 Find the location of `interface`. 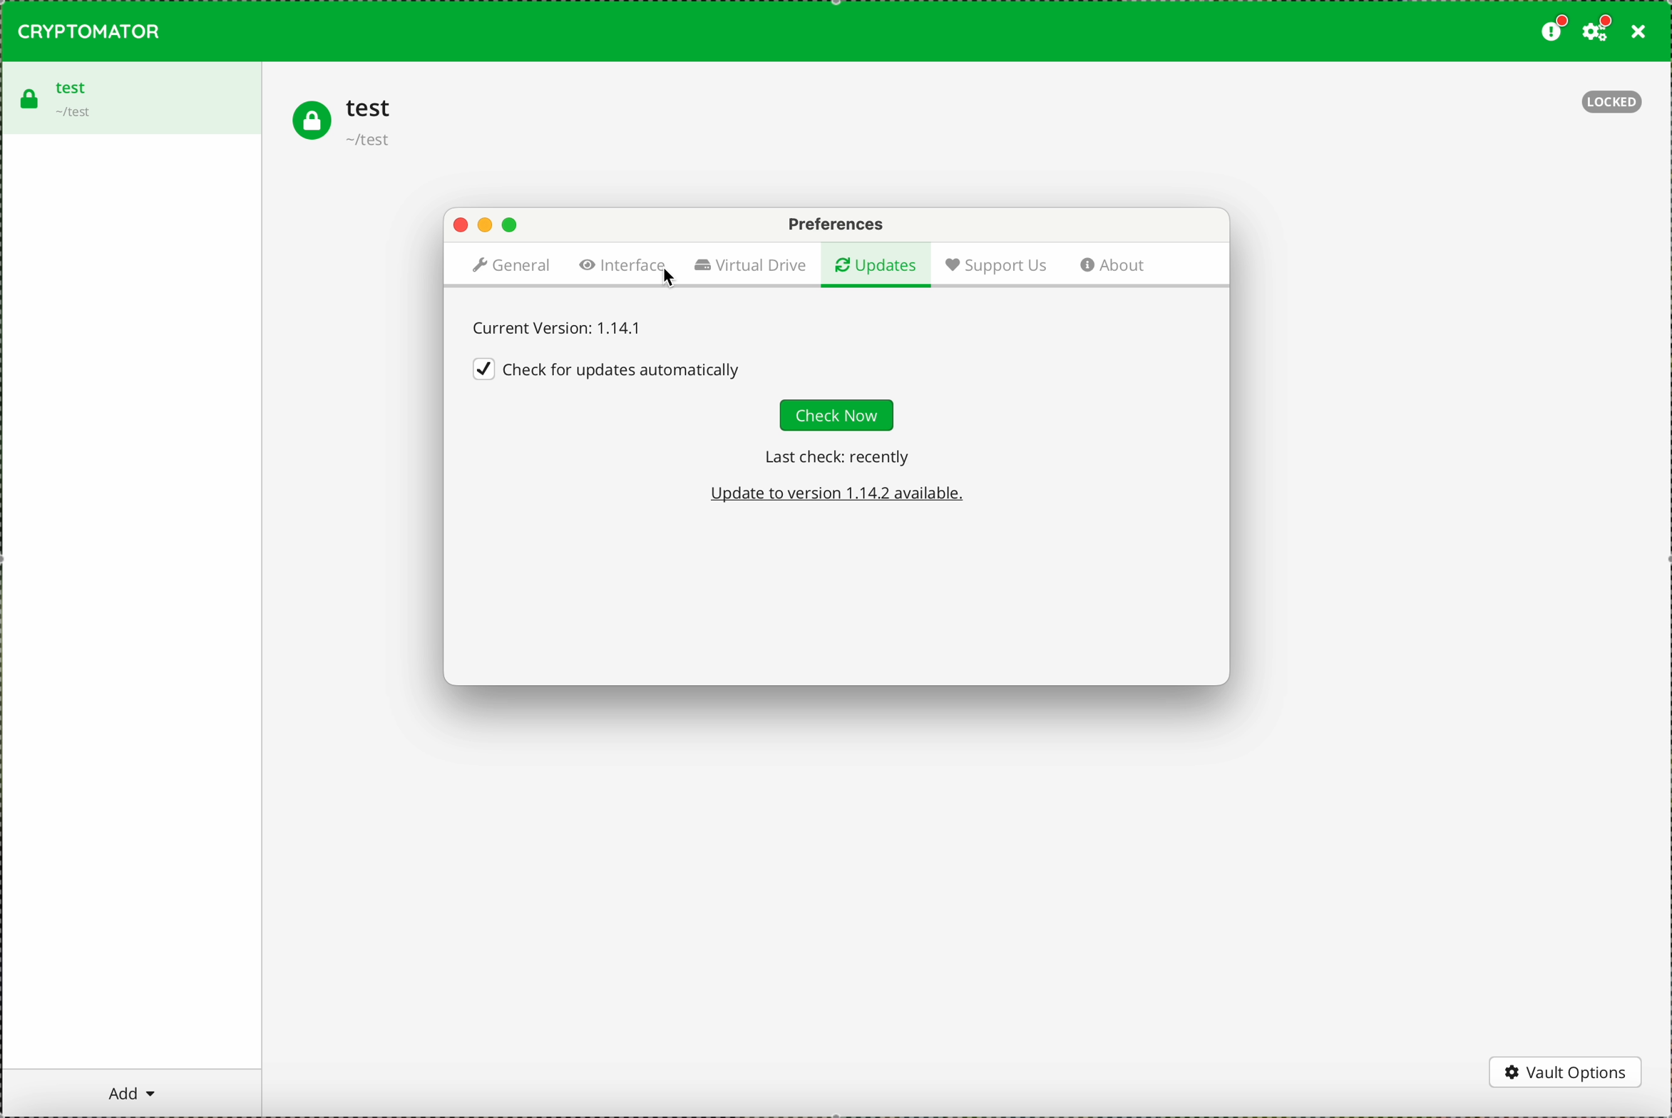

interface is located at coordinates (624, 267).